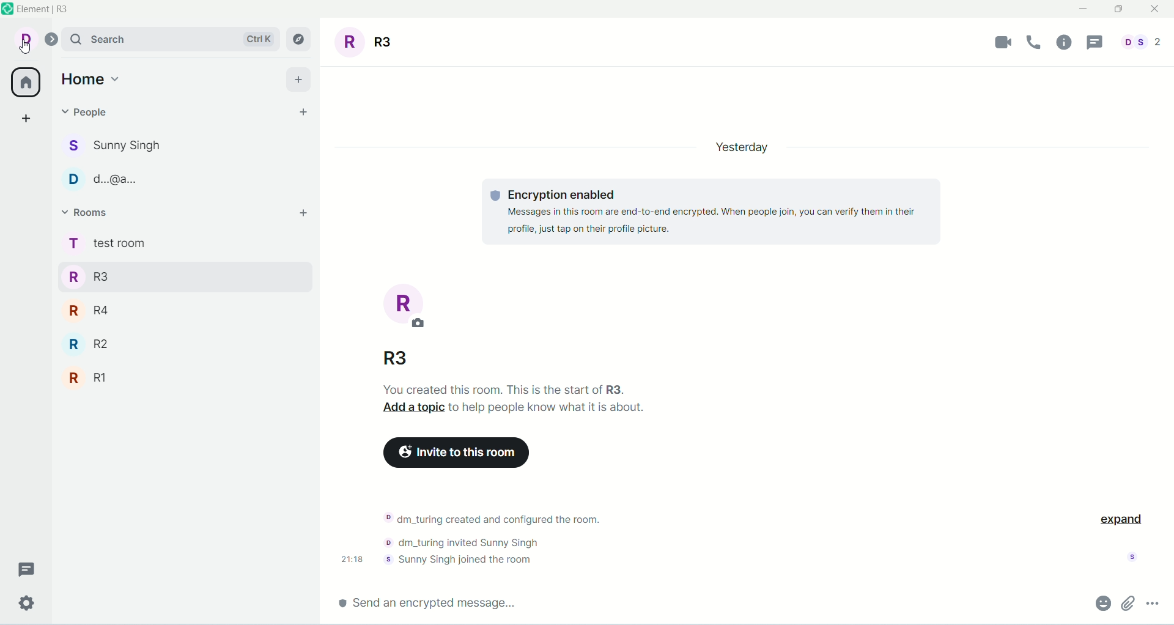 This screenshot has height=625, width=1174. I want to click on text, so click(715, 212).